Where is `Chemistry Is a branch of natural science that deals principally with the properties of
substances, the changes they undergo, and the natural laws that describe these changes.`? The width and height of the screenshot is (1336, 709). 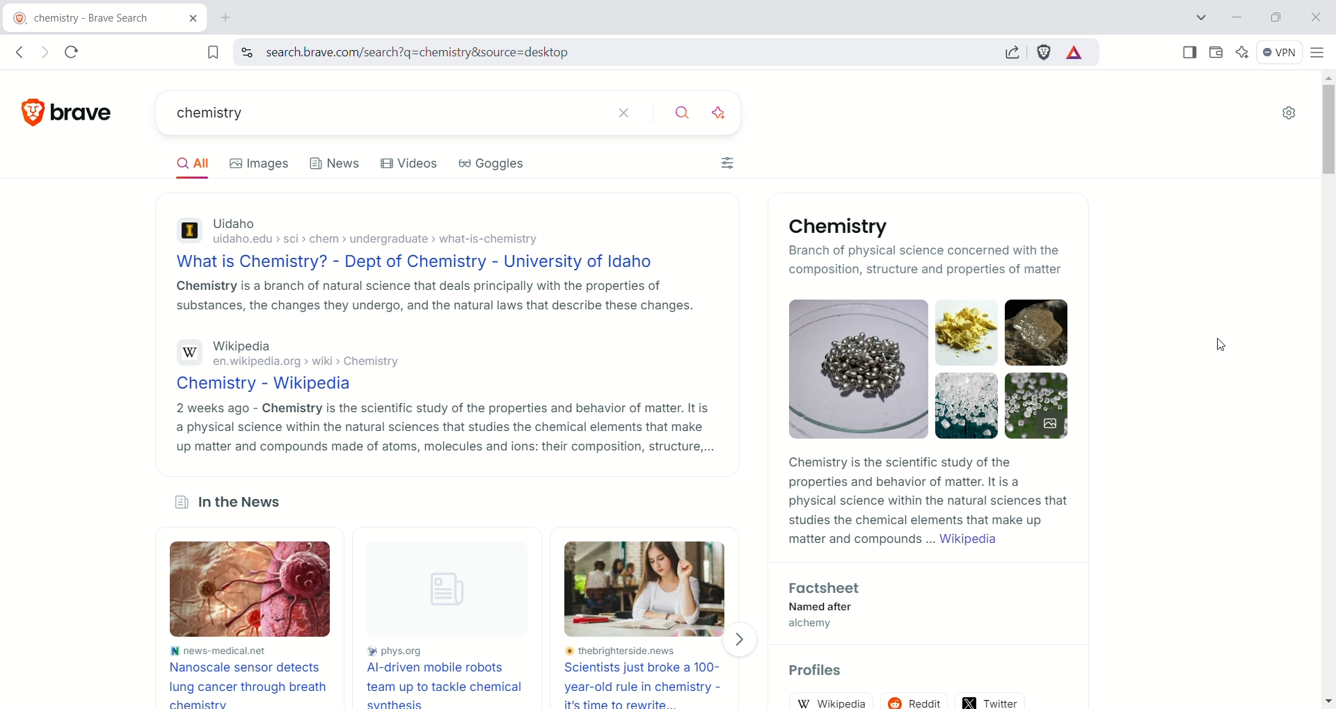 Chemistry Is a branch of natural science that deals principally with the properties of
substances, the changes they undergo, and the natural laws that describe these changes. is located at coordinates (434, 299).